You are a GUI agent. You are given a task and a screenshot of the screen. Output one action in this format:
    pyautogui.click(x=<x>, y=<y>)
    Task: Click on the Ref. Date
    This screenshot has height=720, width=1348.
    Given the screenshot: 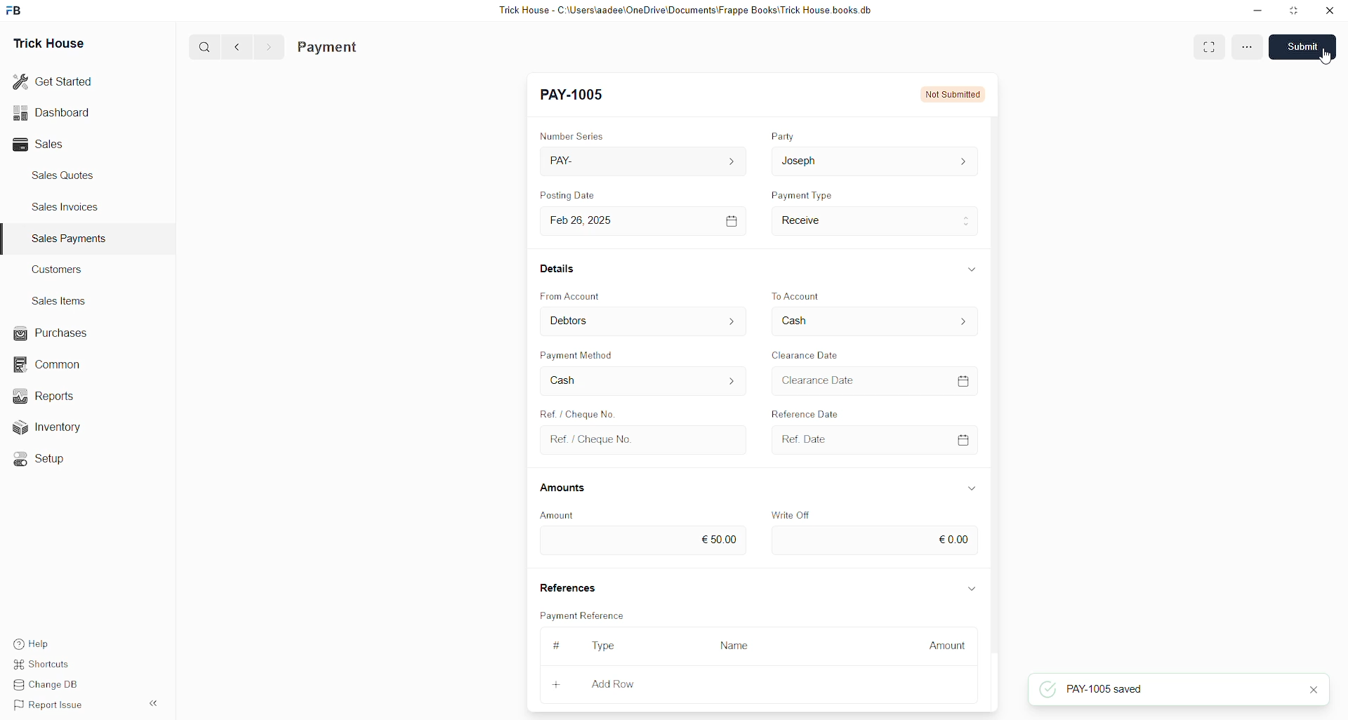 What is the action you would take?
    pyautogui.click(x=876, y=440)
    